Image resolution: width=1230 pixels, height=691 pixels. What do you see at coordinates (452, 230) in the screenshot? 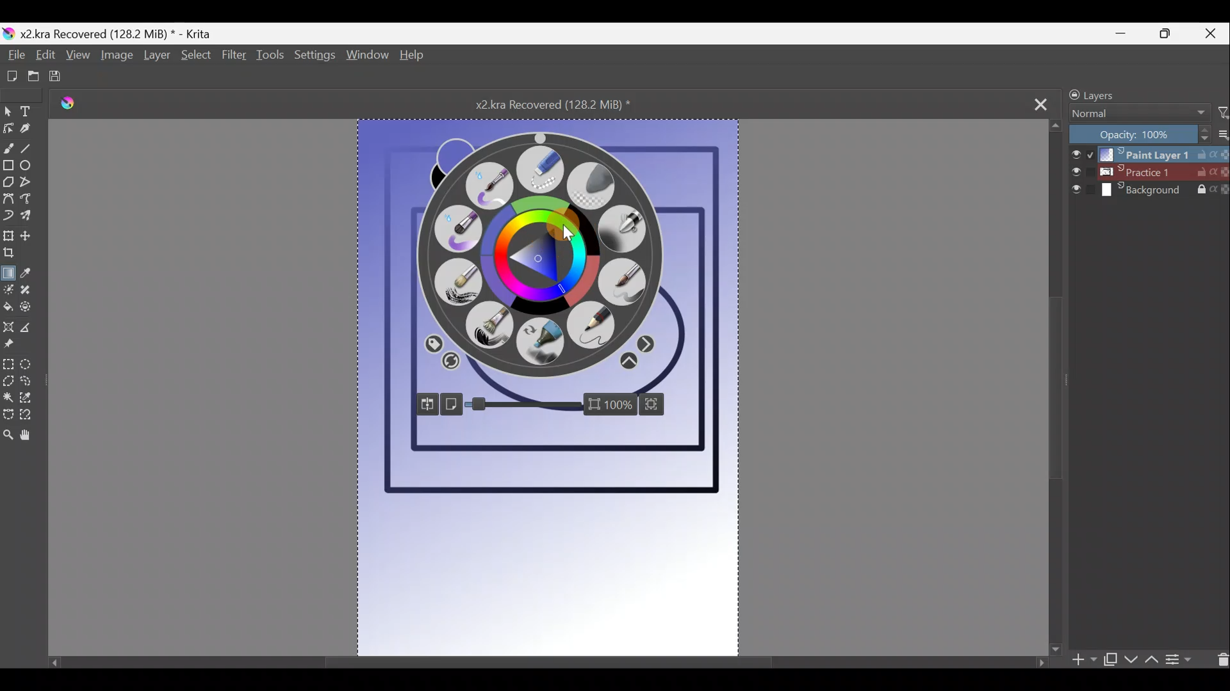
I see `Wet paint` at bounding box center [452, 230].